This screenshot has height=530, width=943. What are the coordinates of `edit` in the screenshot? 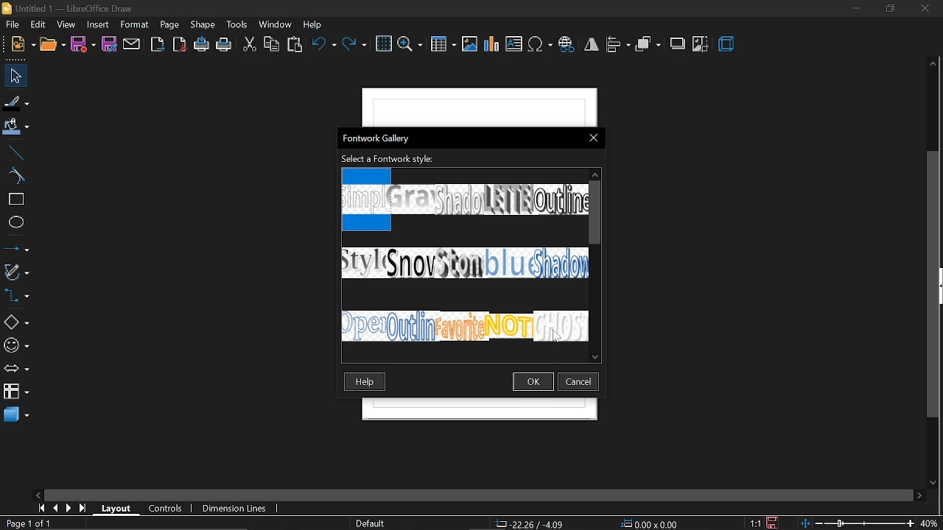 It's located at (39, 25).